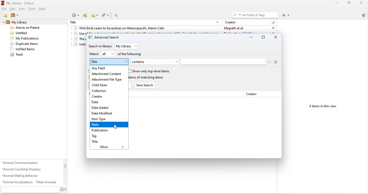  What do you see at coordinates (105, 62) in the screenshot?
I see `title` at bounding box center [105, 62].